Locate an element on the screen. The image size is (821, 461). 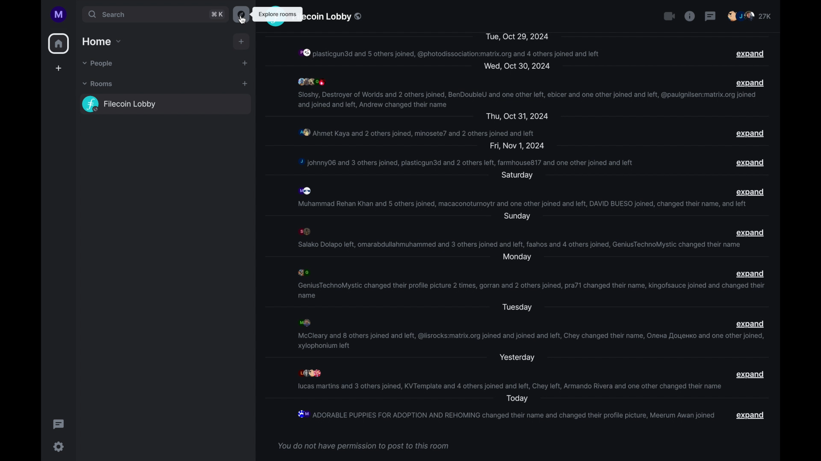
expand is located at coordinates (750, 324).